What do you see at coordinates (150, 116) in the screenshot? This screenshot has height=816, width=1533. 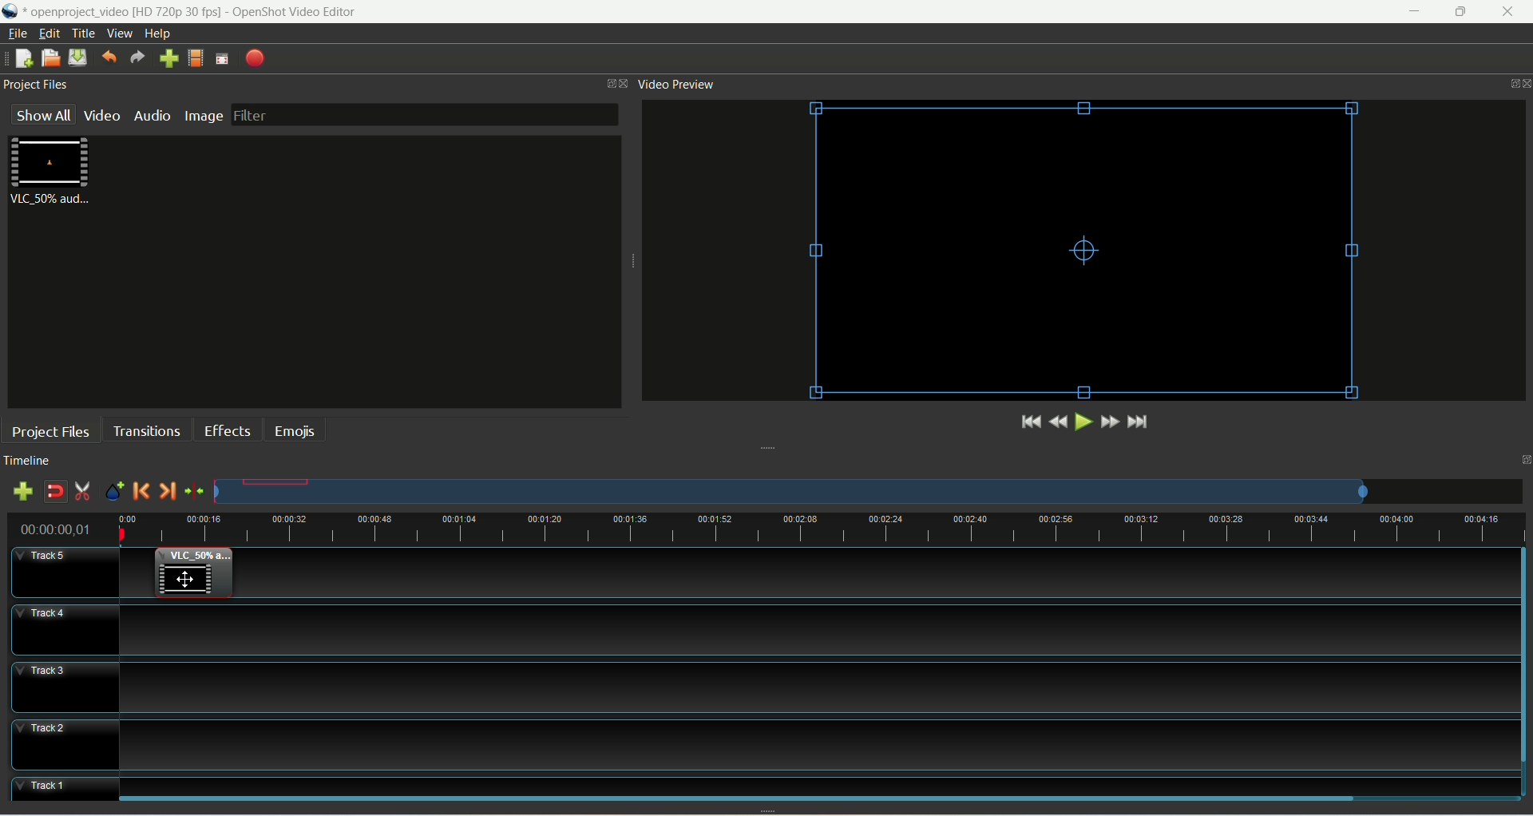 I see `audio` at bounding box center [150, 116].